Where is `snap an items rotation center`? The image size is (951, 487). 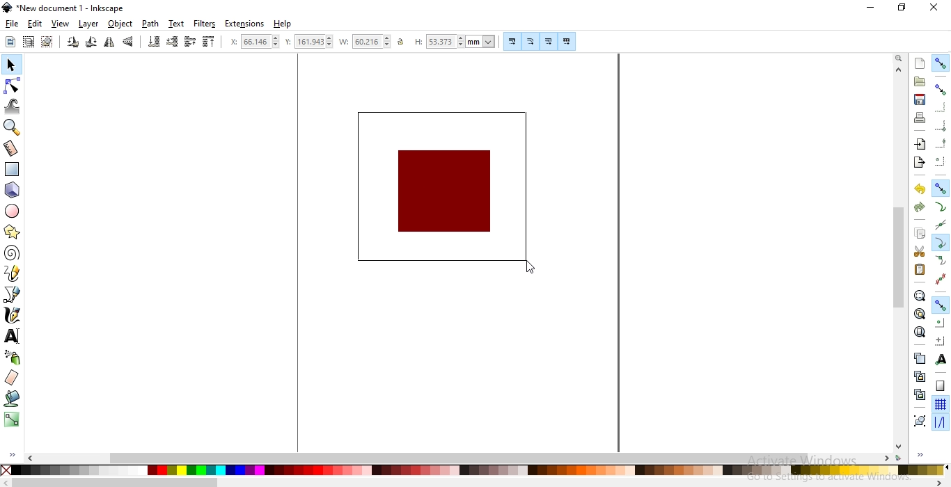
snap an items rotation center is located at coordinates (939, 339).